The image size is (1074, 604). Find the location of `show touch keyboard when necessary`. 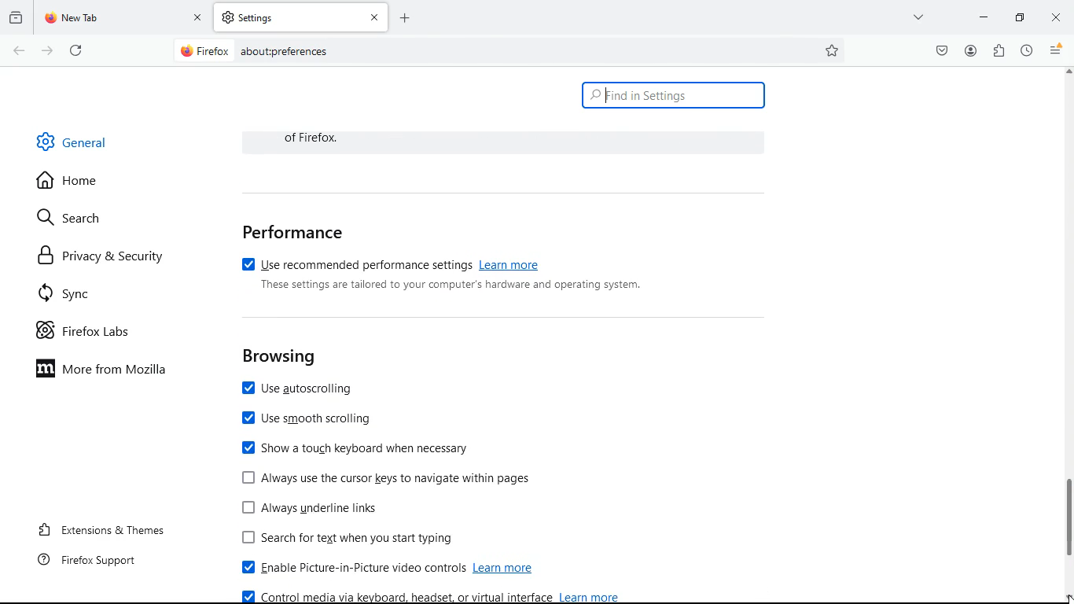

show touch keyboard when necessary is located at coordinates (356, 447).